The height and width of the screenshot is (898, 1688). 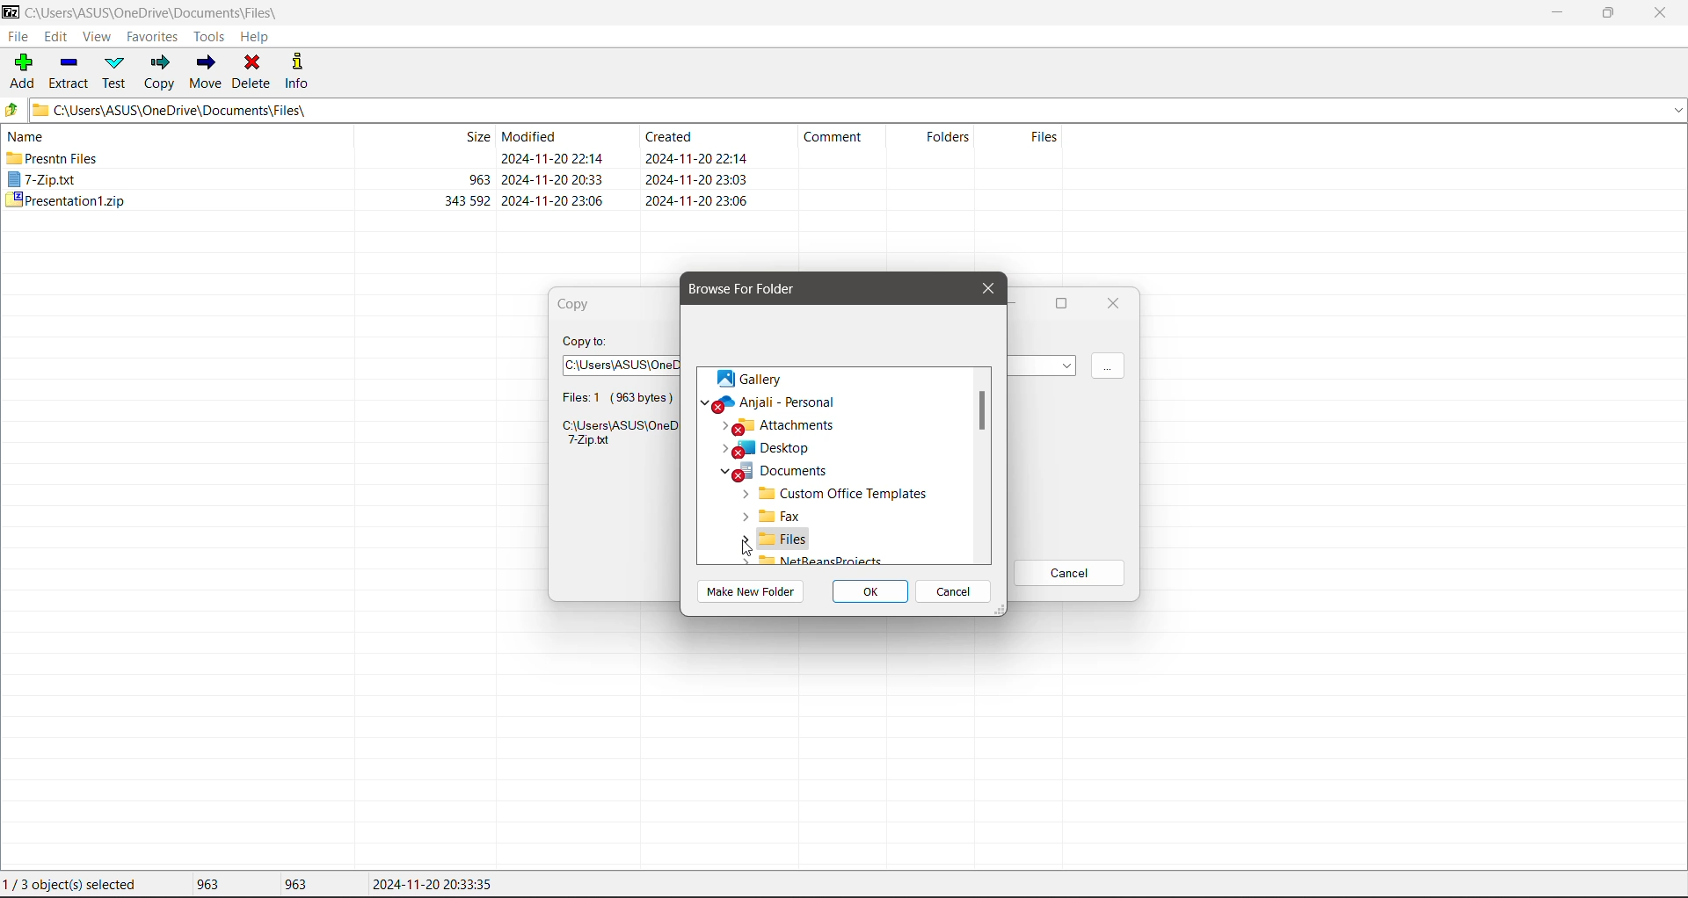 What do you see at coordinates (772, 402) in the screenshot?
I see `Anjali - Personal` at bounding box center [772, 402].